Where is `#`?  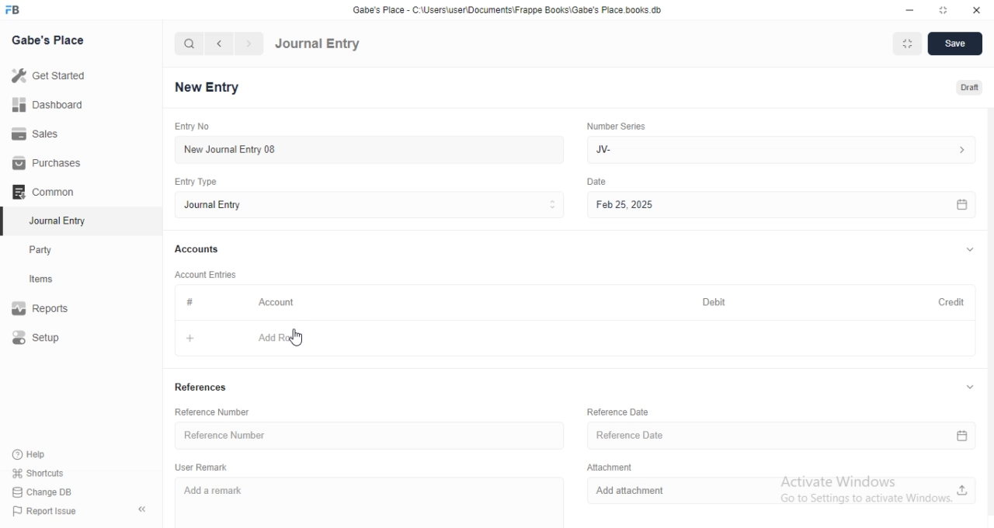 # is located at coordinates (189, 303).